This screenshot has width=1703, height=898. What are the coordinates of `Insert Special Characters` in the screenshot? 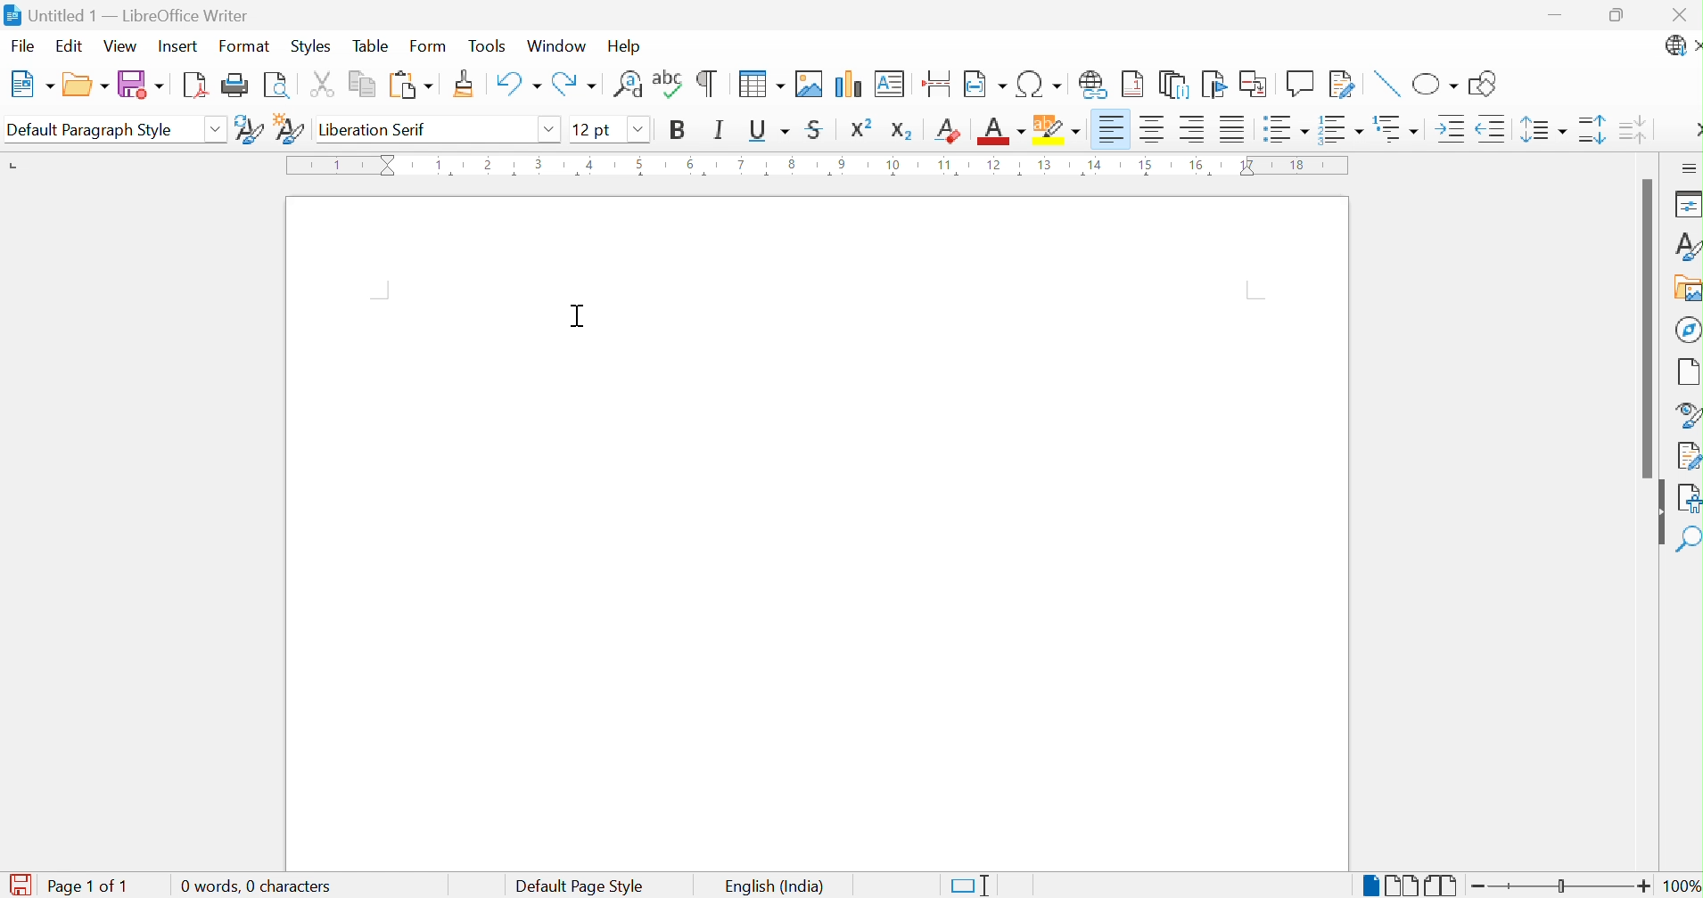 It's located at (1039, 84).